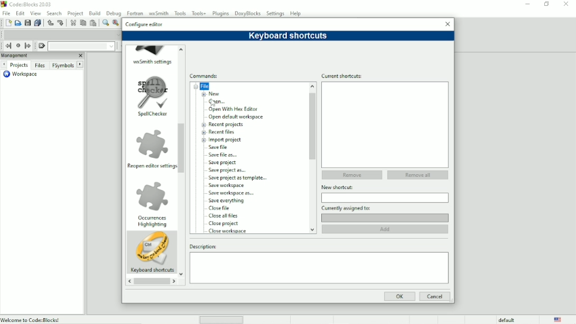  I want to click on default, so click(507, 320).